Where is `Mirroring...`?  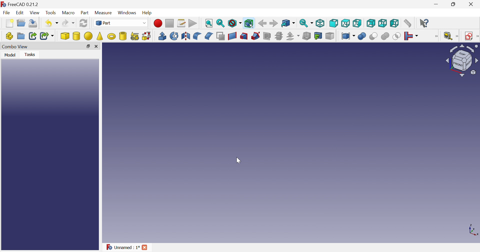
Mirroring... is located at coordinates (185, 36).